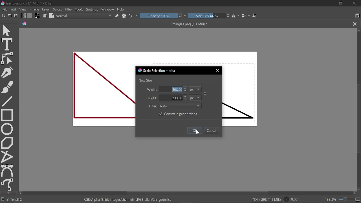 The height and width of the screenshot is (203, 361). Describe the element at coordinates (246, 16) in the screenshot. I see `Vertical mirror tool` at that location.